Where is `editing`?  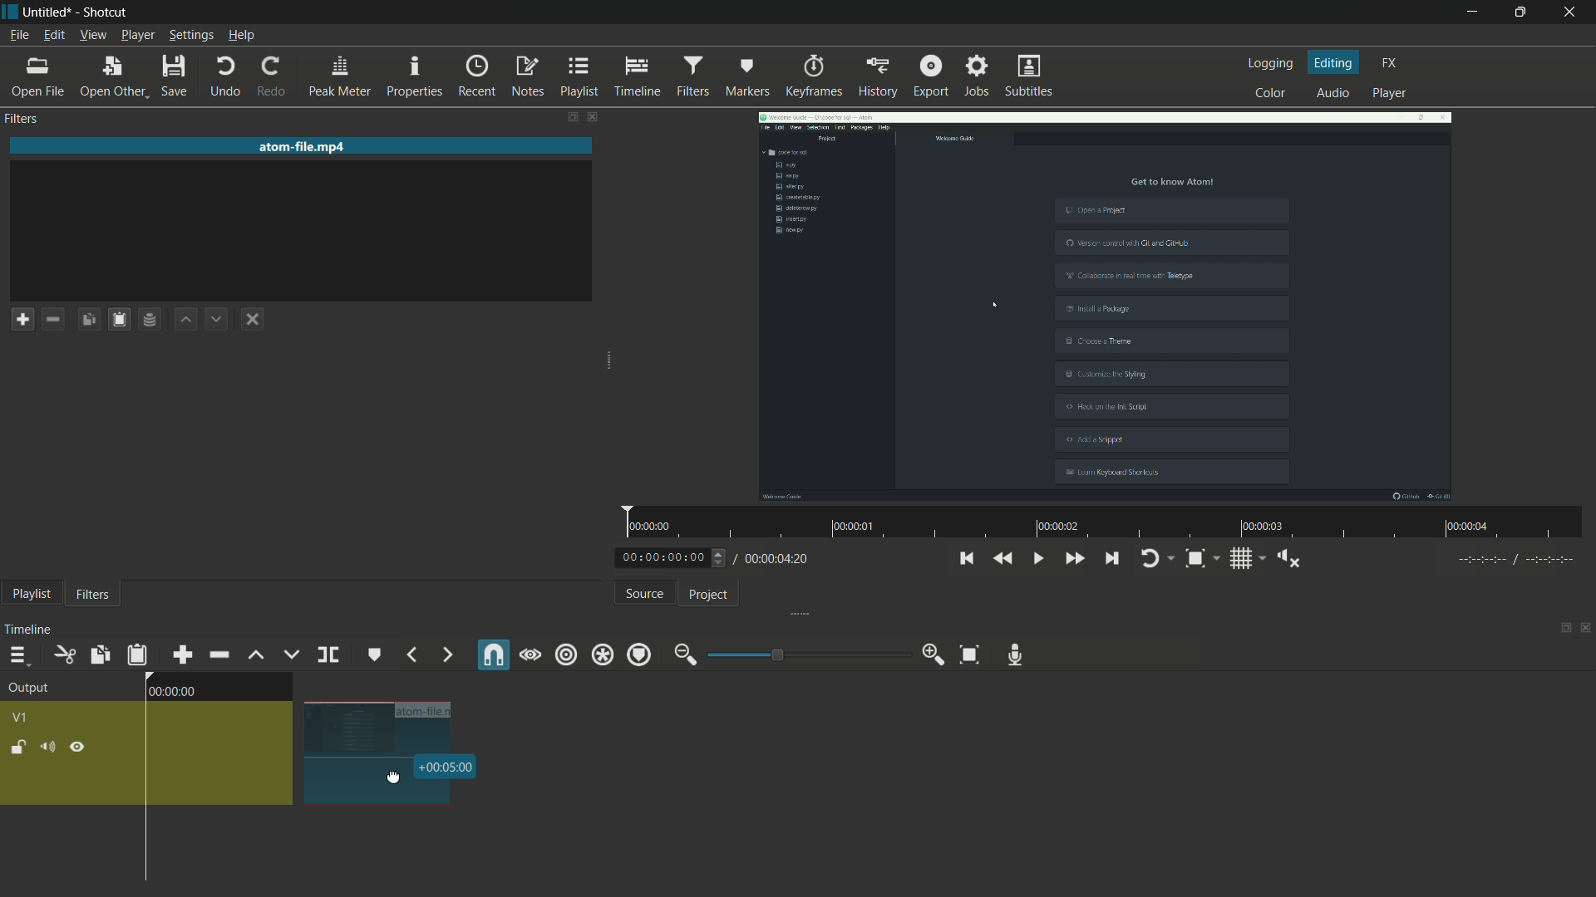 editing is located at coordinates (1335, 62).